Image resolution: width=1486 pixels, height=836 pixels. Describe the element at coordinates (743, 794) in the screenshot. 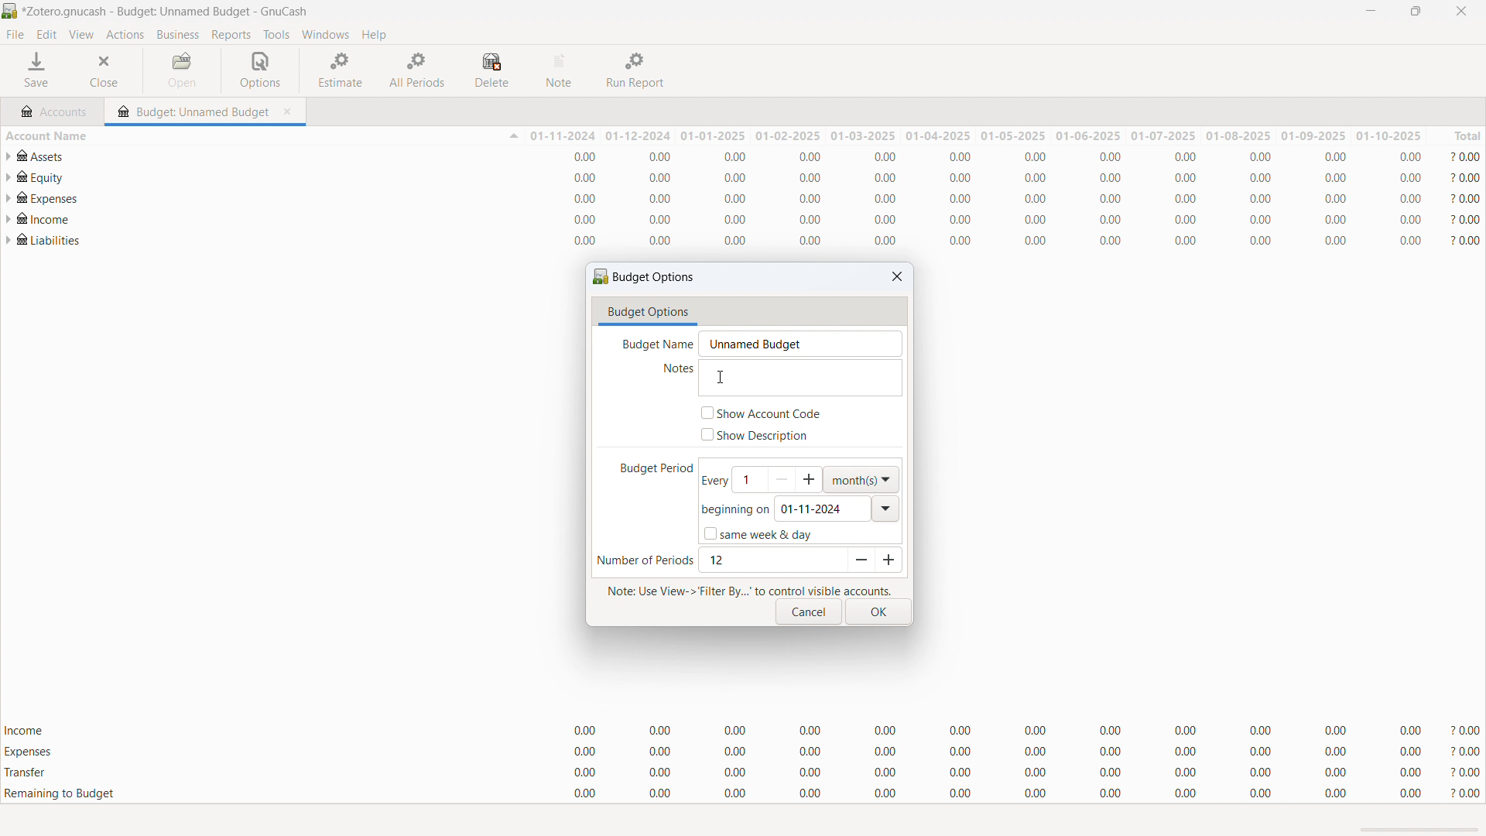

I see `remaining to budget total` at that location.